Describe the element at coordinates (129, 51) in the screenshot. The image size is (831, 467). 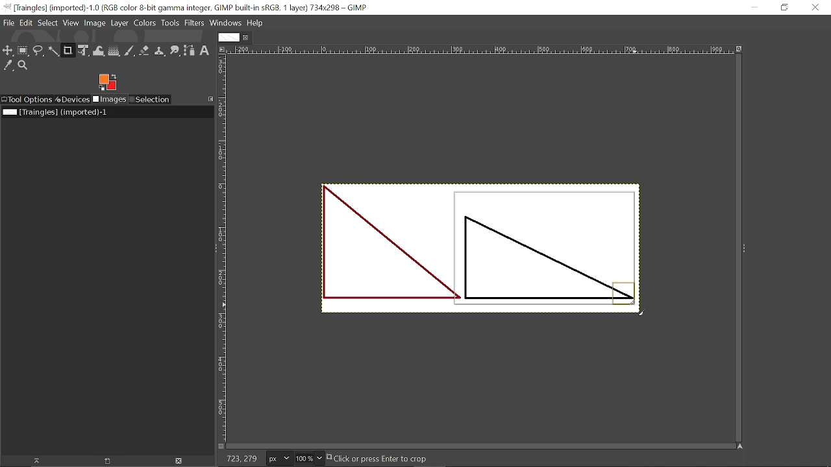
I see `Paintbrush tool` at that location.